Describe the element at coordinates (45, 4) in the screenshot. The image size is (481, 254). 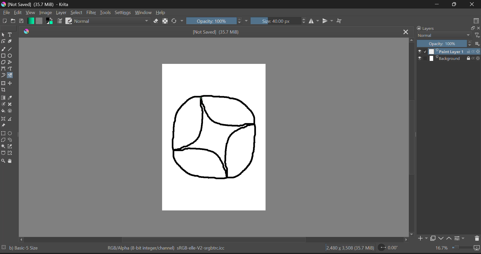
I see `[Not Saved] (35.7 MiB) - Krita` at that location.